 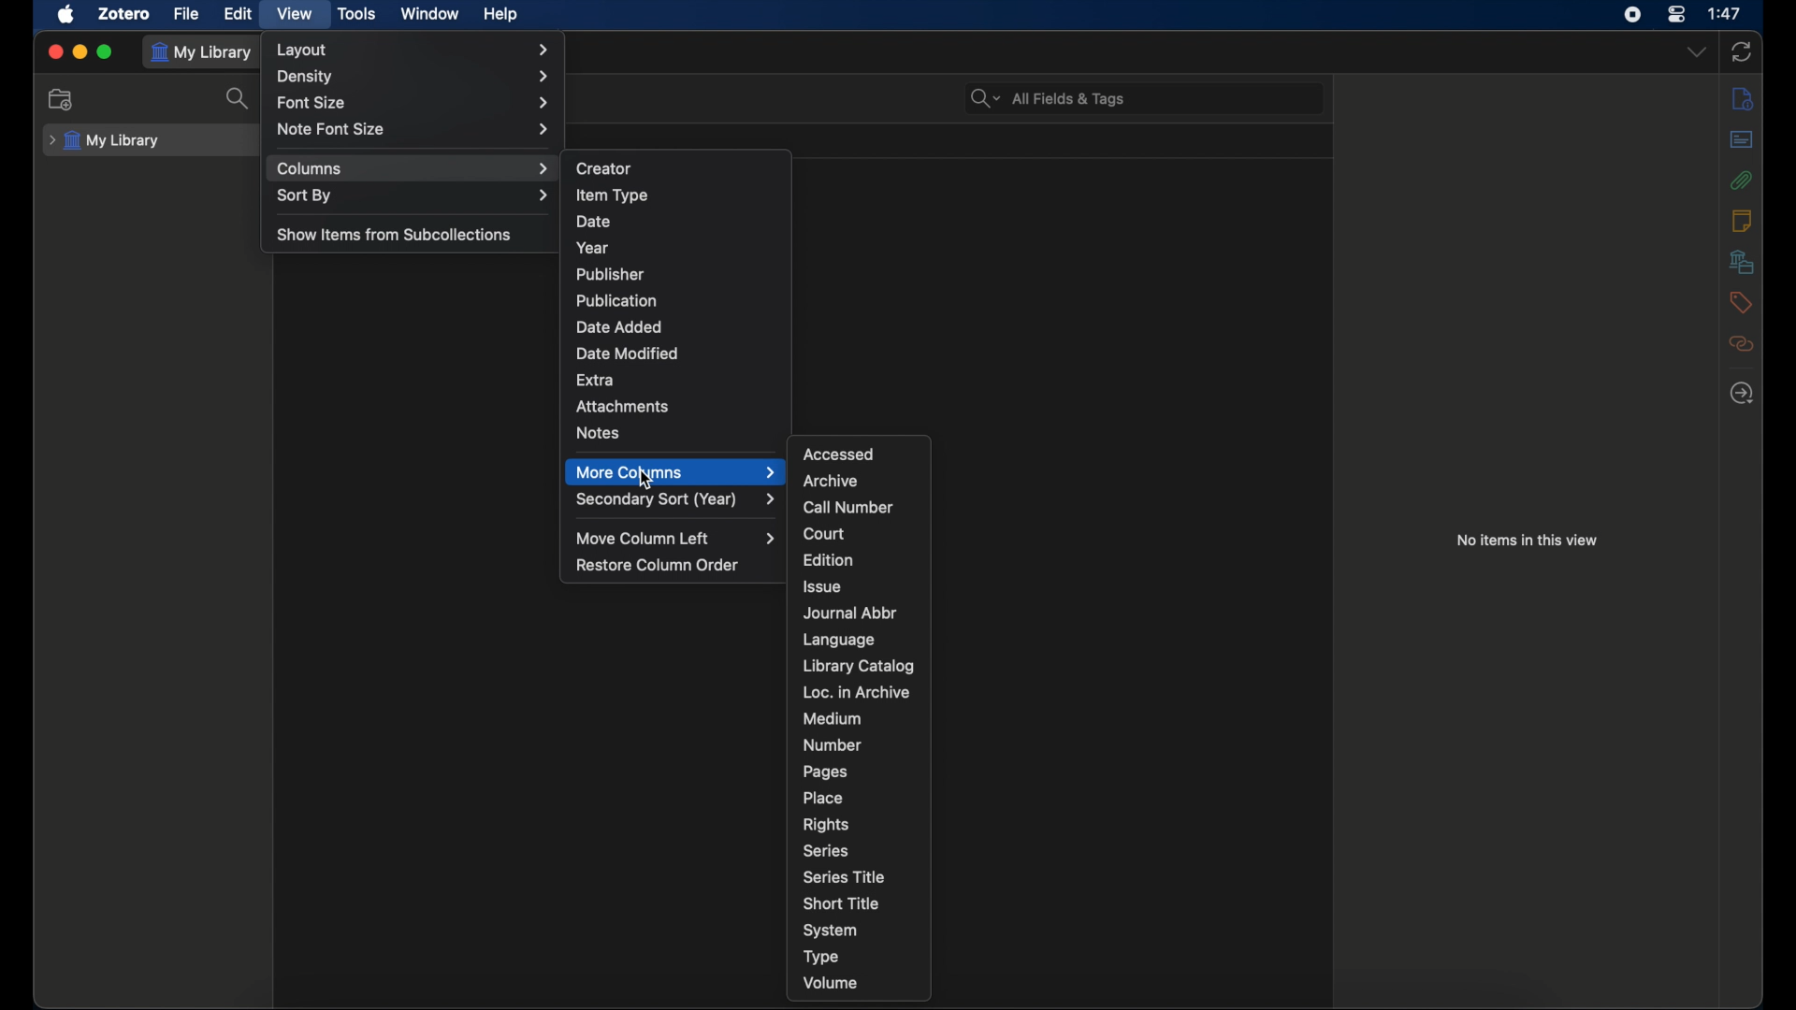 What do you see at coordinates (1744, 99) in the screenshot?
I see `info` at bounding box center [1744, 99].